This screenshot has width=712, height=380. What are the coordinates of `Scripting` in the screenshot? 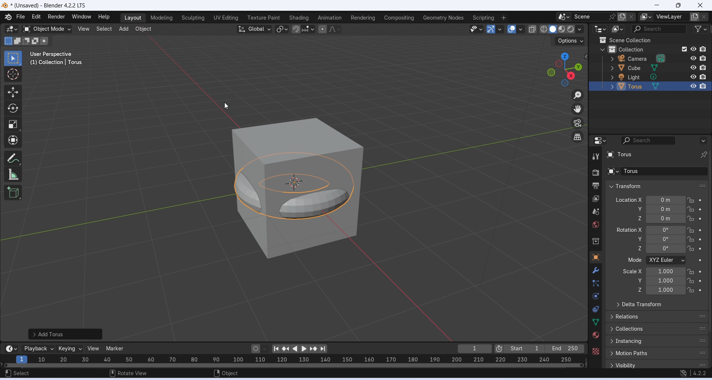 It's located at (484, 18).